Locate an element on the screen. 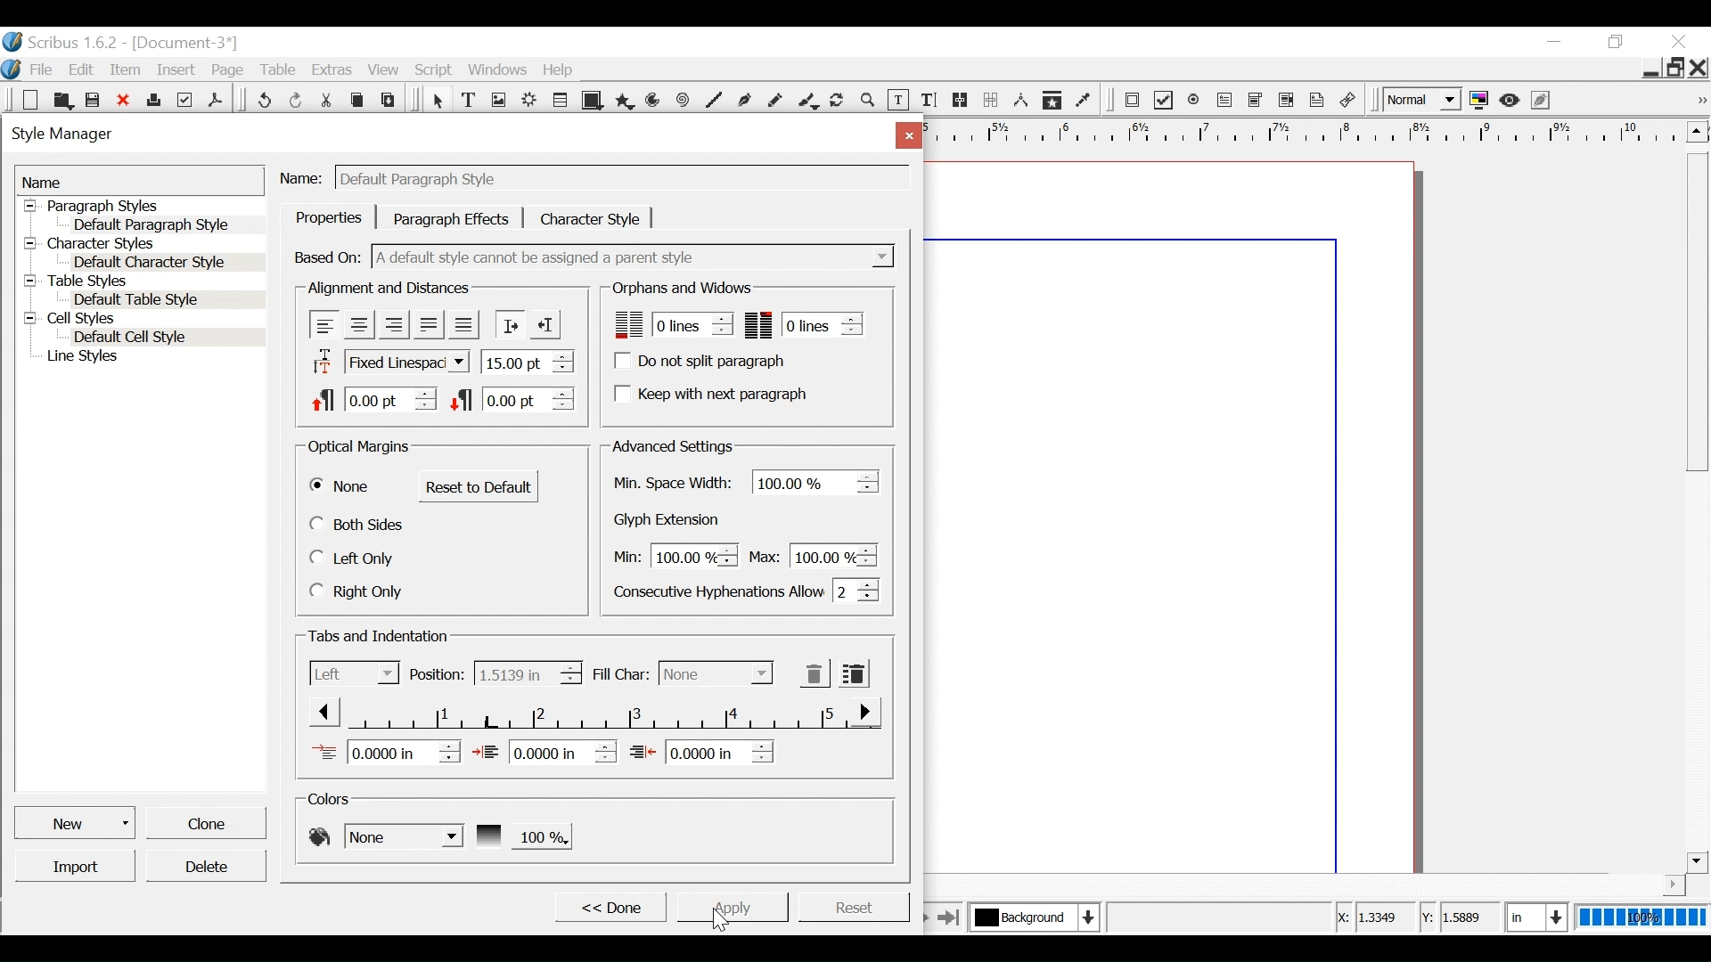 Image resolution: width=1711 pixels, height=962 pixels. Toggle color is located at coordinates (1480, 101).